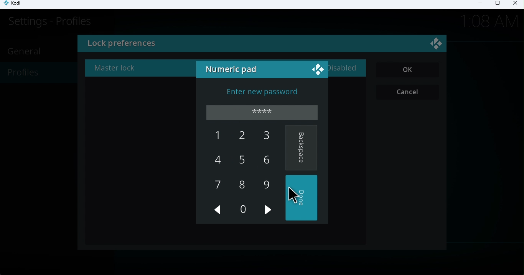 The image size is (524, 275). Describe the element at coordinates (16, 5) in the screenshot. I see `Kodi icon` at that location.